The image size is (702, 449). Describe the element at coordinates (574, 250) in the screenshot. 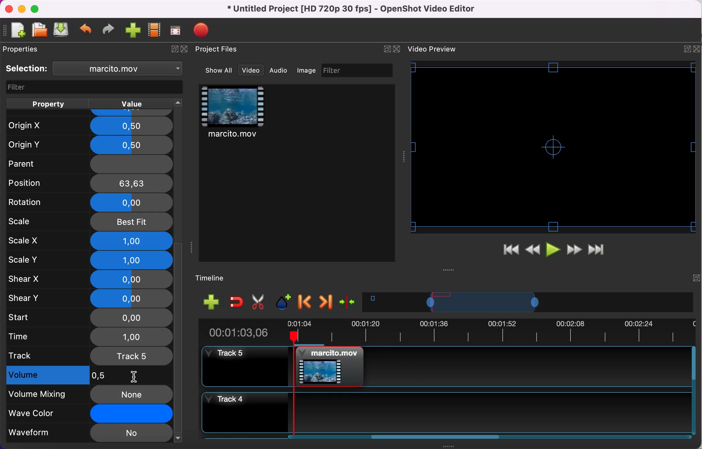

I see `fast forward` at that location.